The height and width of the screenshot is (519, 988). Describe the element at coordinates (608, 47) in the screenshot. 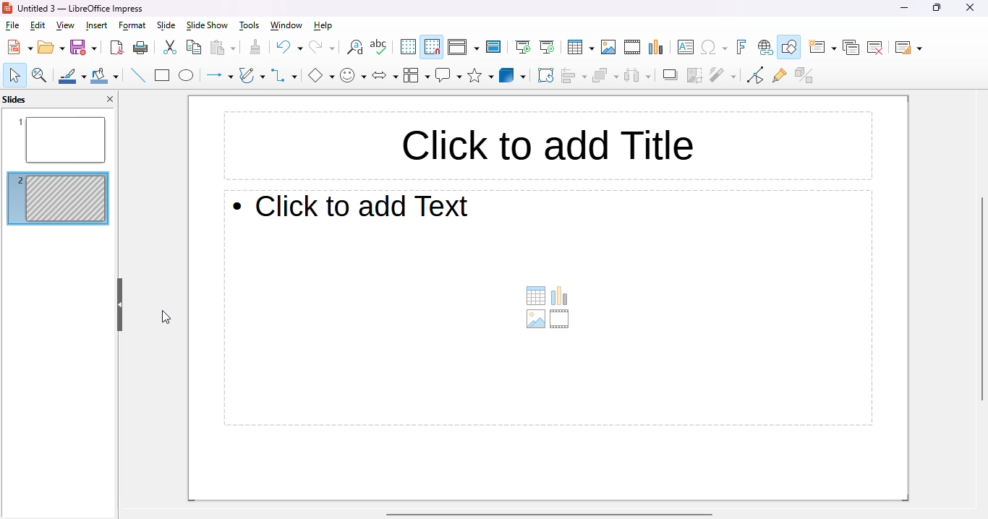

I see `insert image` at that location.